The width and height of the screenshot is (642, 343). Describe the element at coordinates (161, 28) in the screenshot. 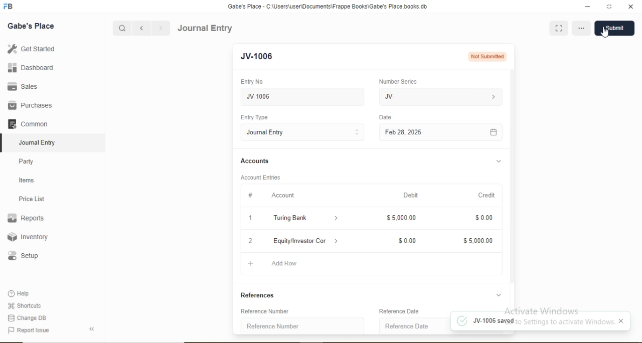

I see `Forward` at that location.